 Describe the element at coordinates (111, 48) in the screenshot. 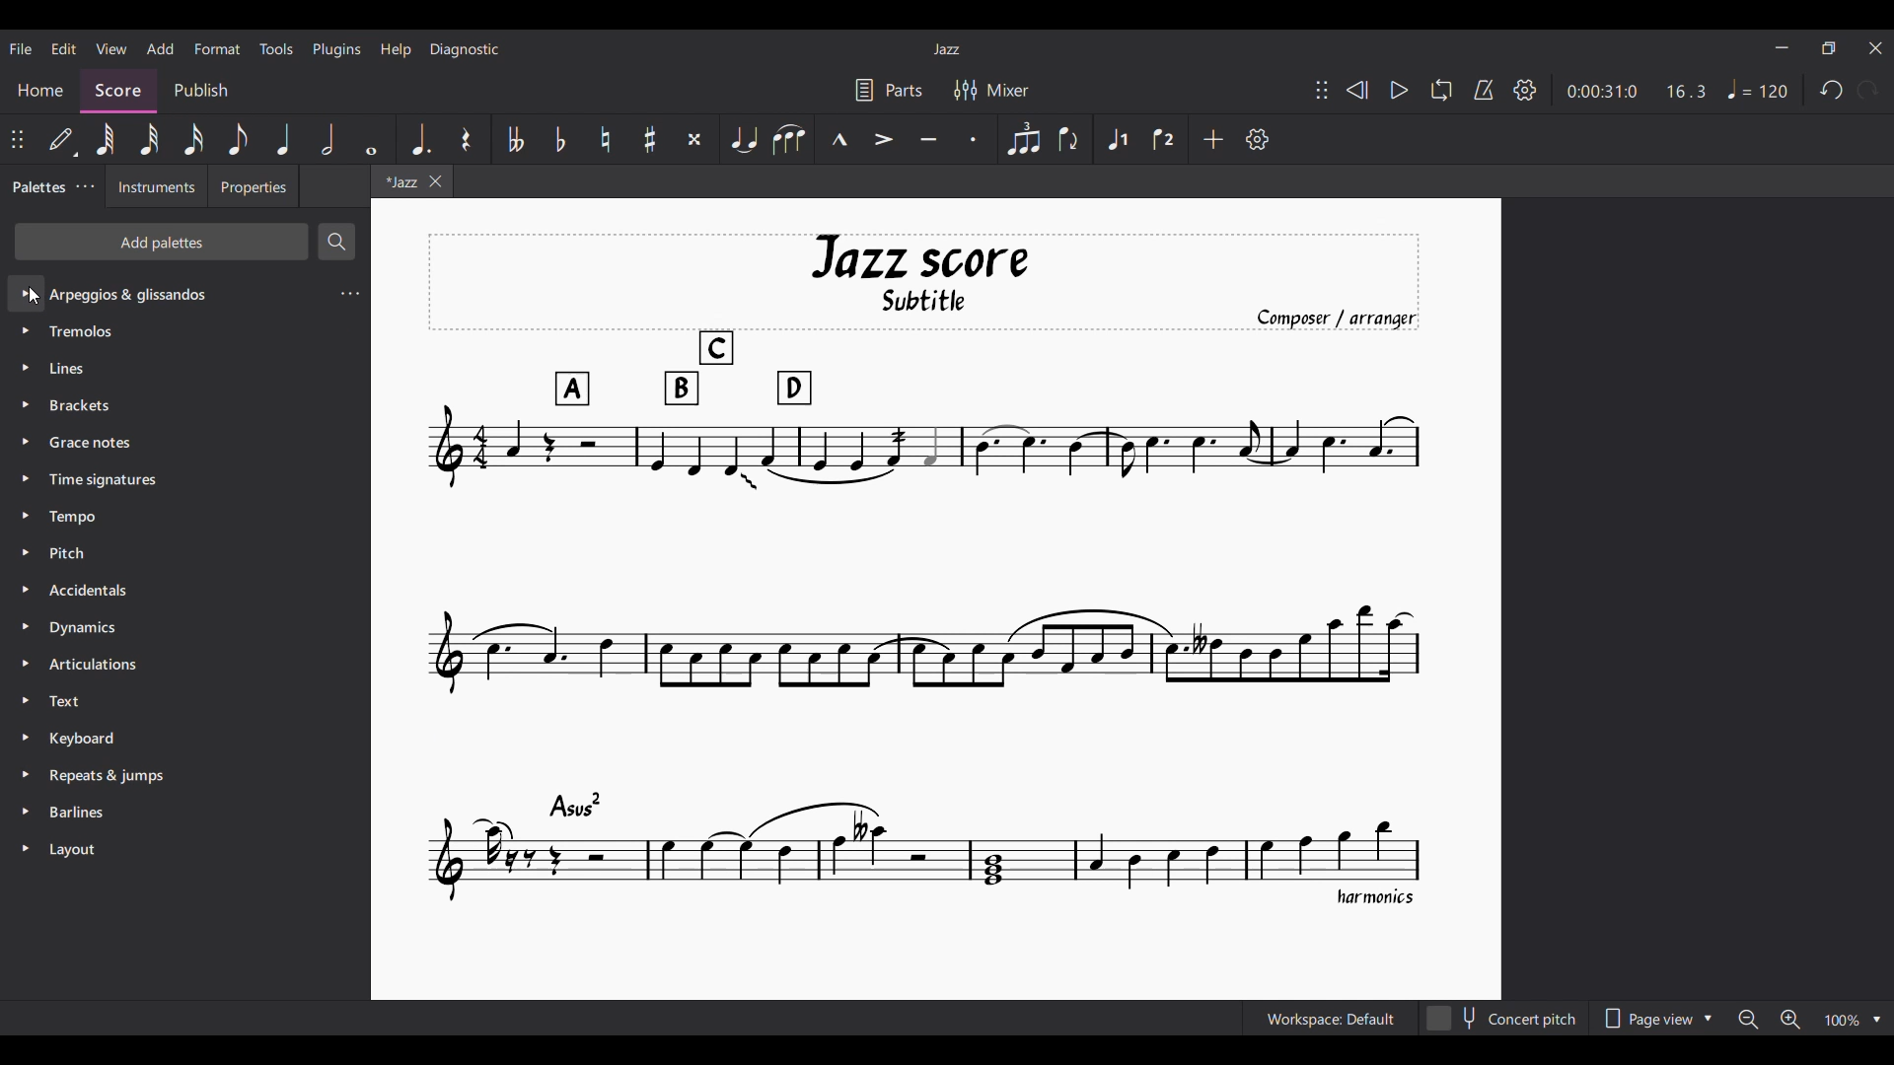

I see `View menu` at that location.